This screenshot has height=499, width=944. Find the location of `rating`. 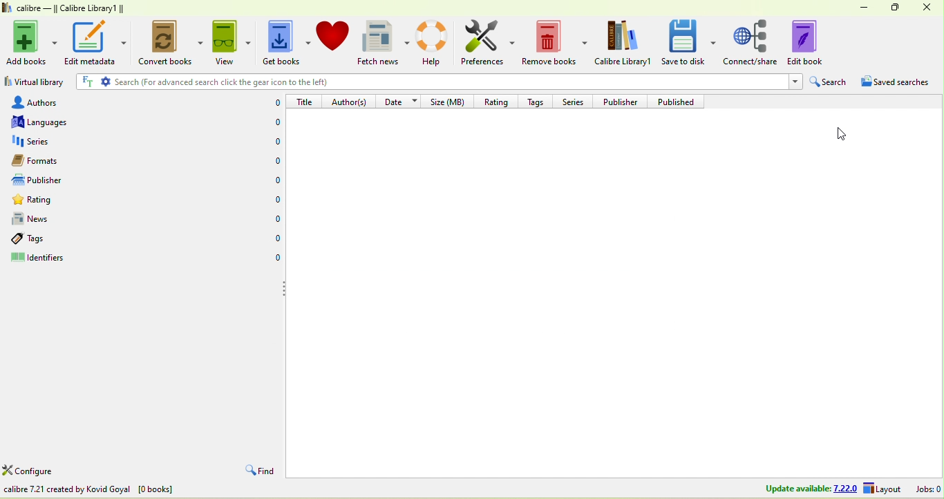

rating is located at coordinates (62, 202).